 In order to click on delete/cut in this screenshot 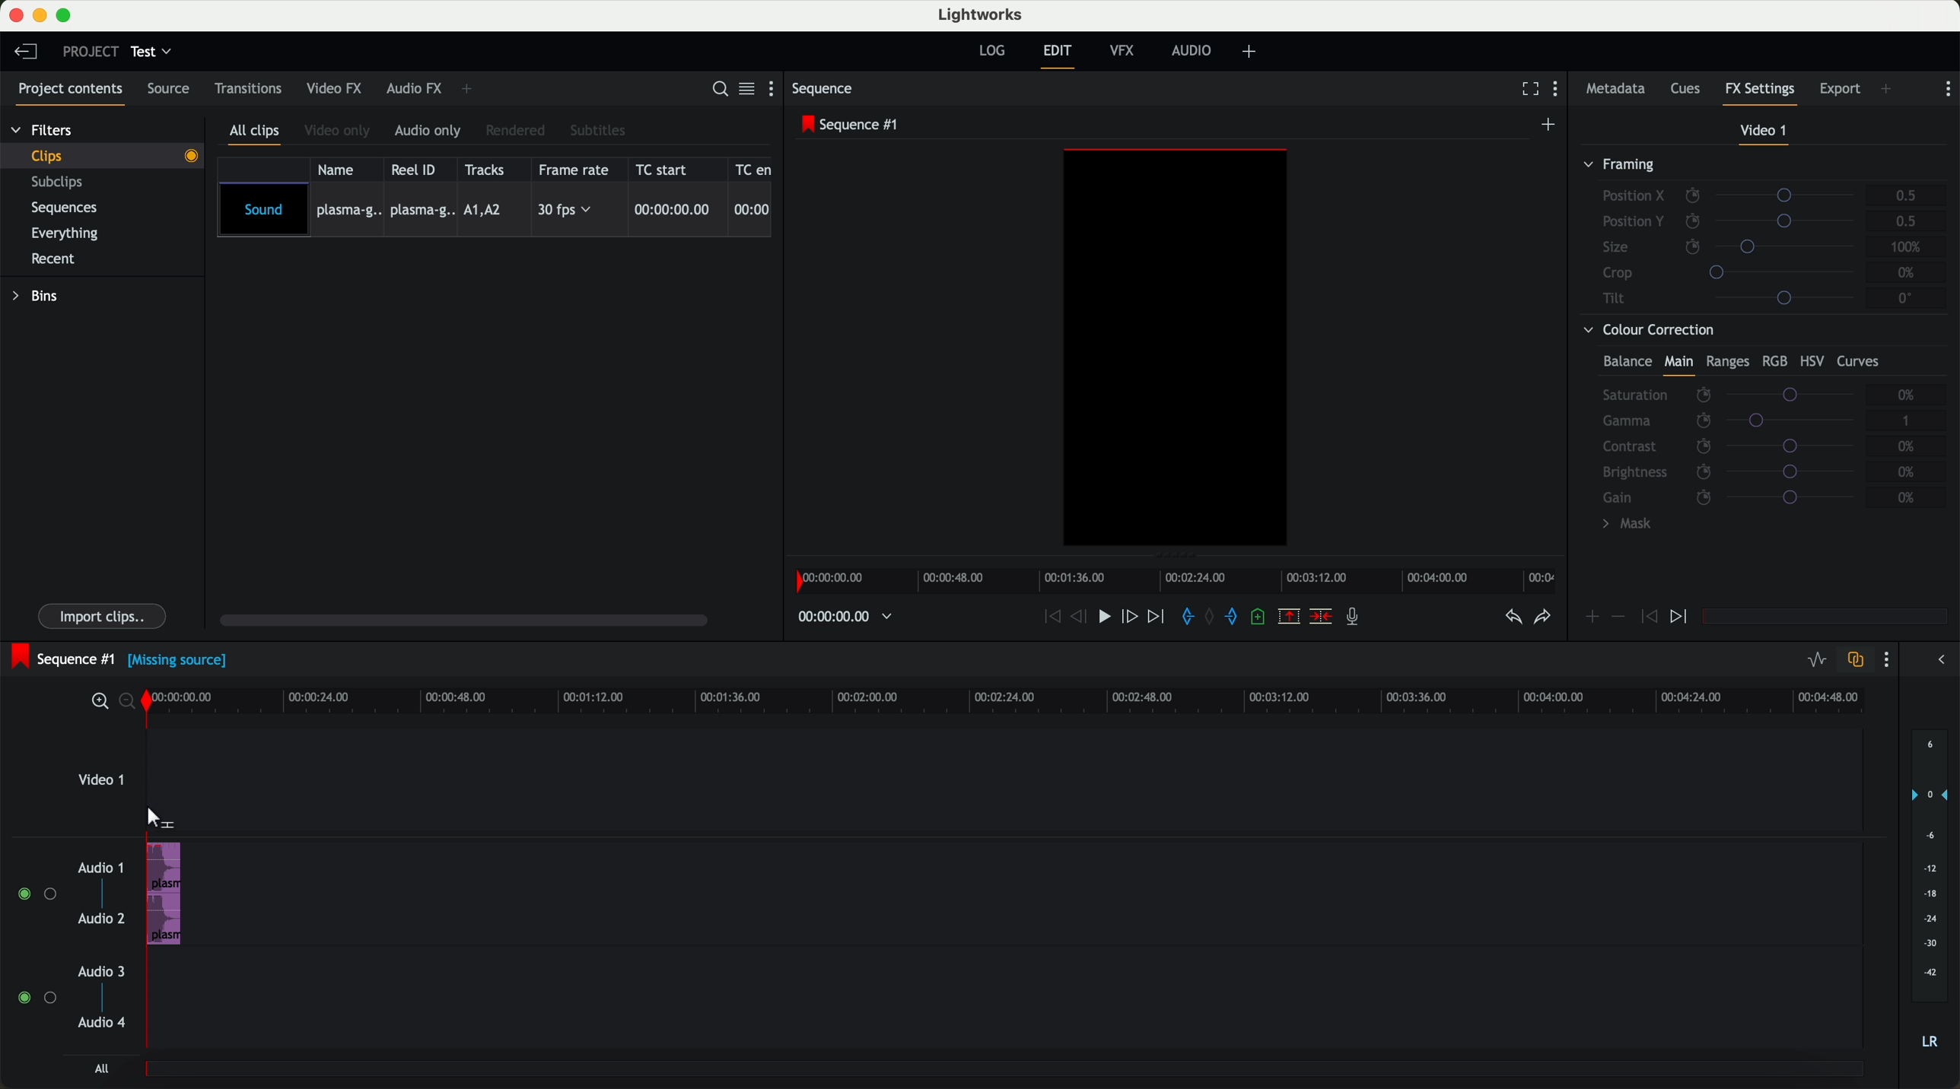, I will do `click(1319, 618)`.